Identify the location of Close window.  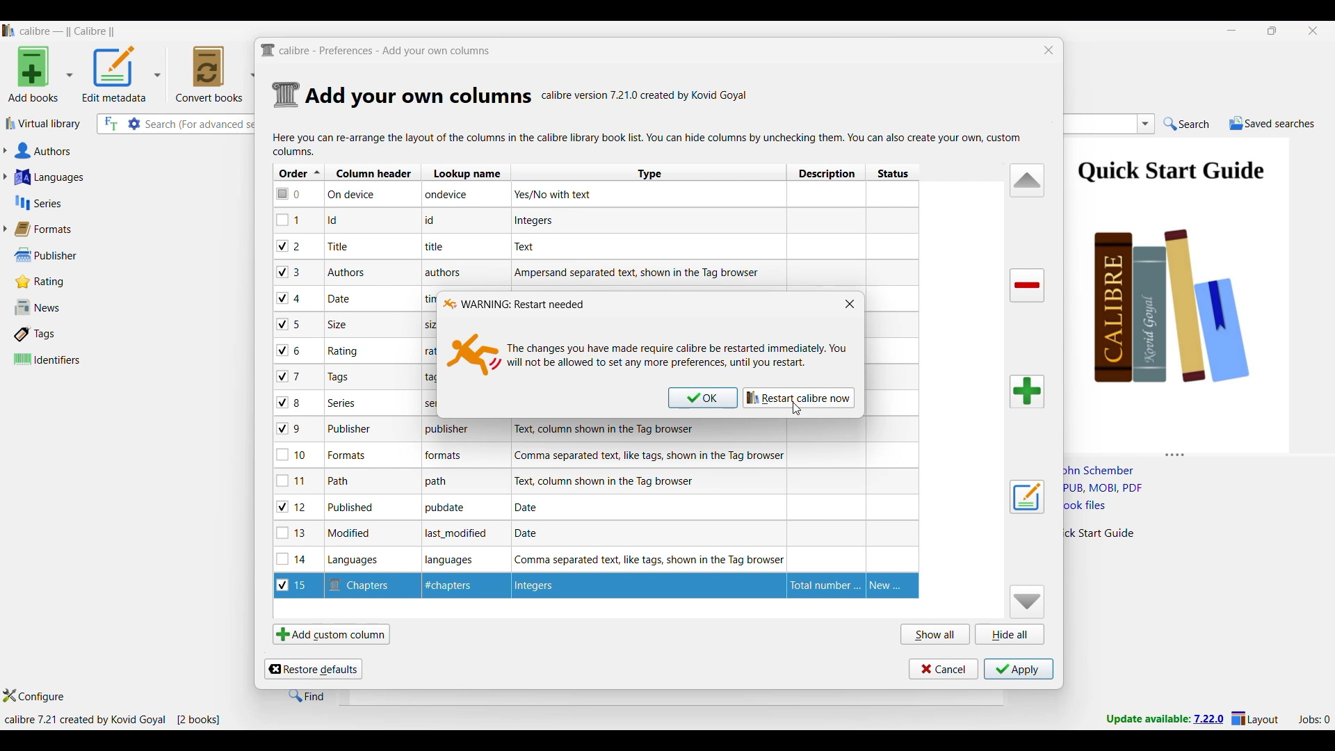
(850, 303).